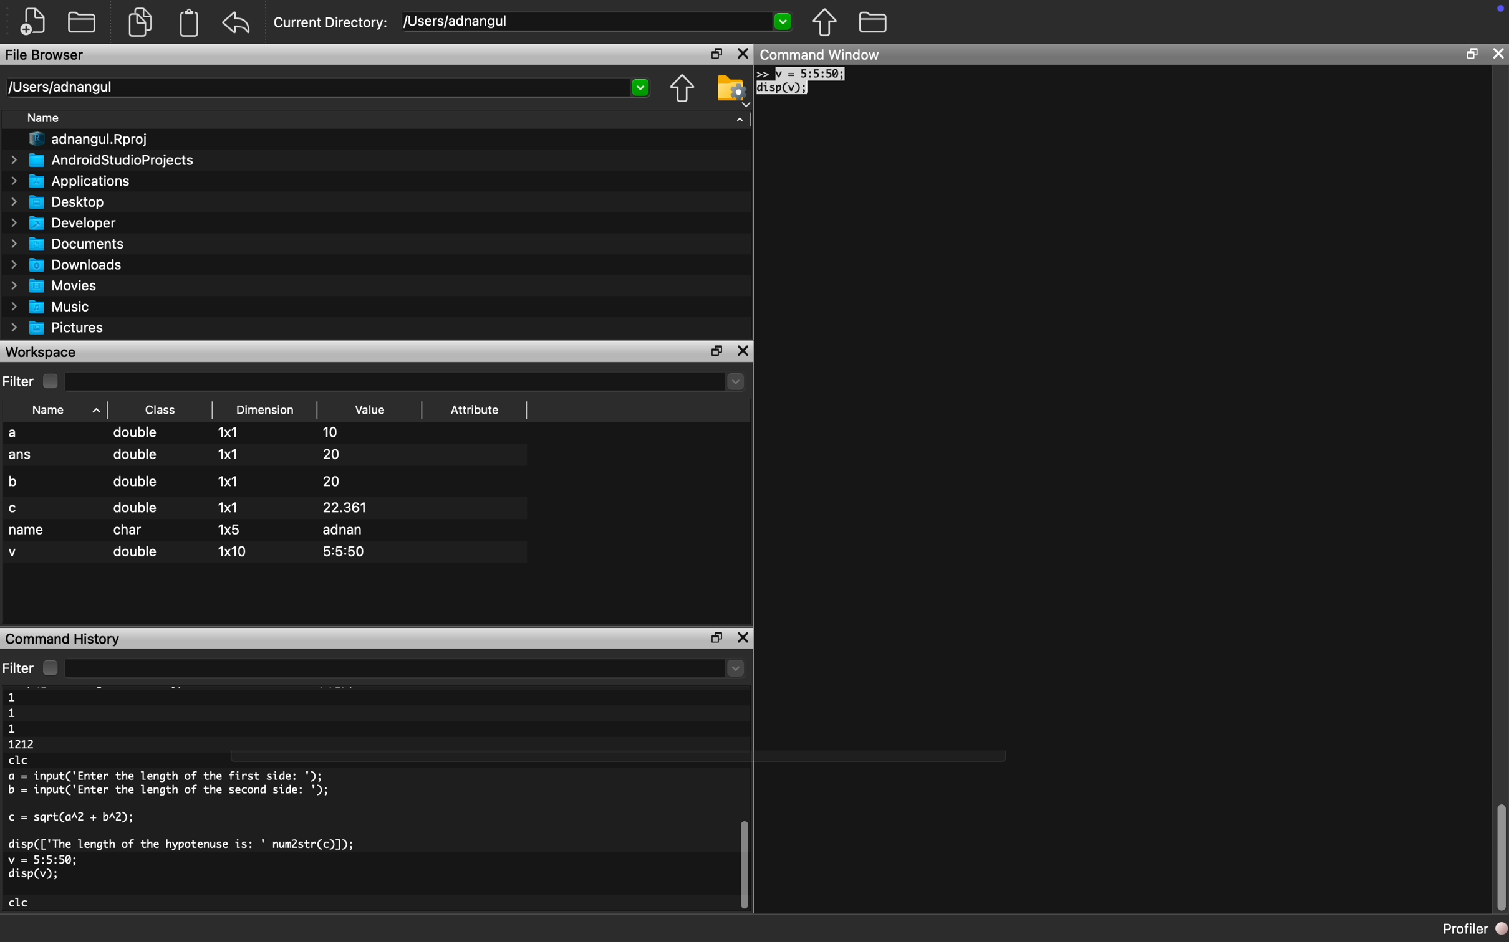  What do you see at coordinates (345, 552) in the screenshot?
I see `5:5:50` at bounding box center [345, 552].